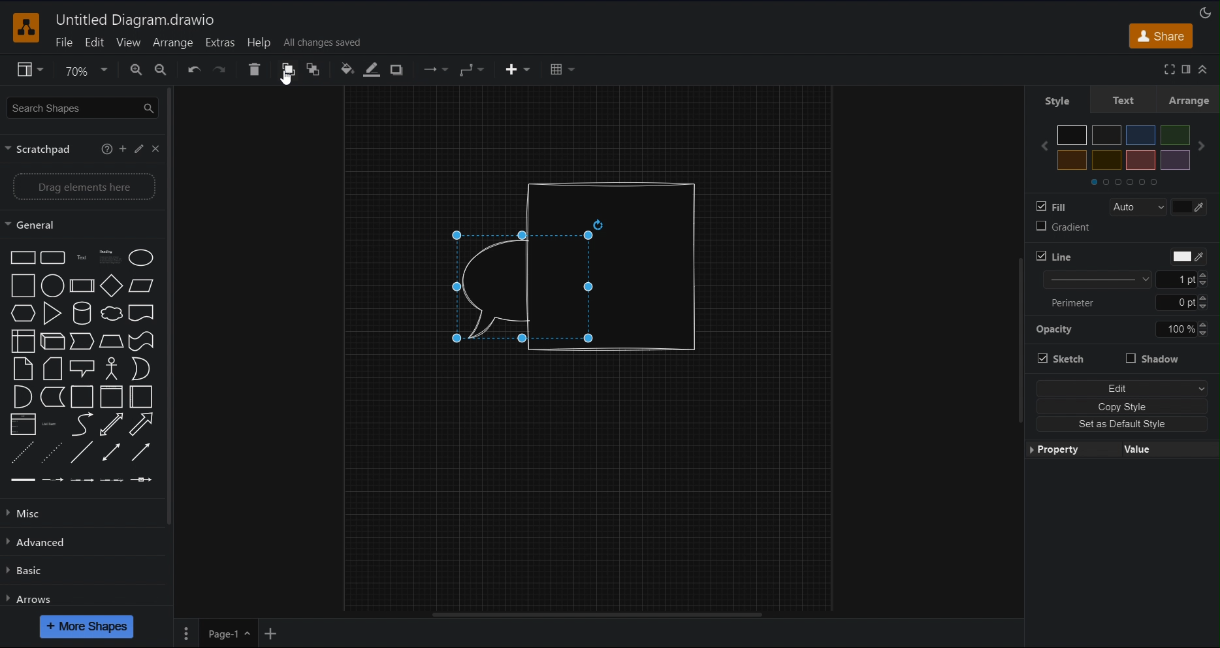 The width and height of the screenshot is (1220, 648). Describe the element at coordinates (1123, 182) in the screenshot. I see `Color sets` at that location.